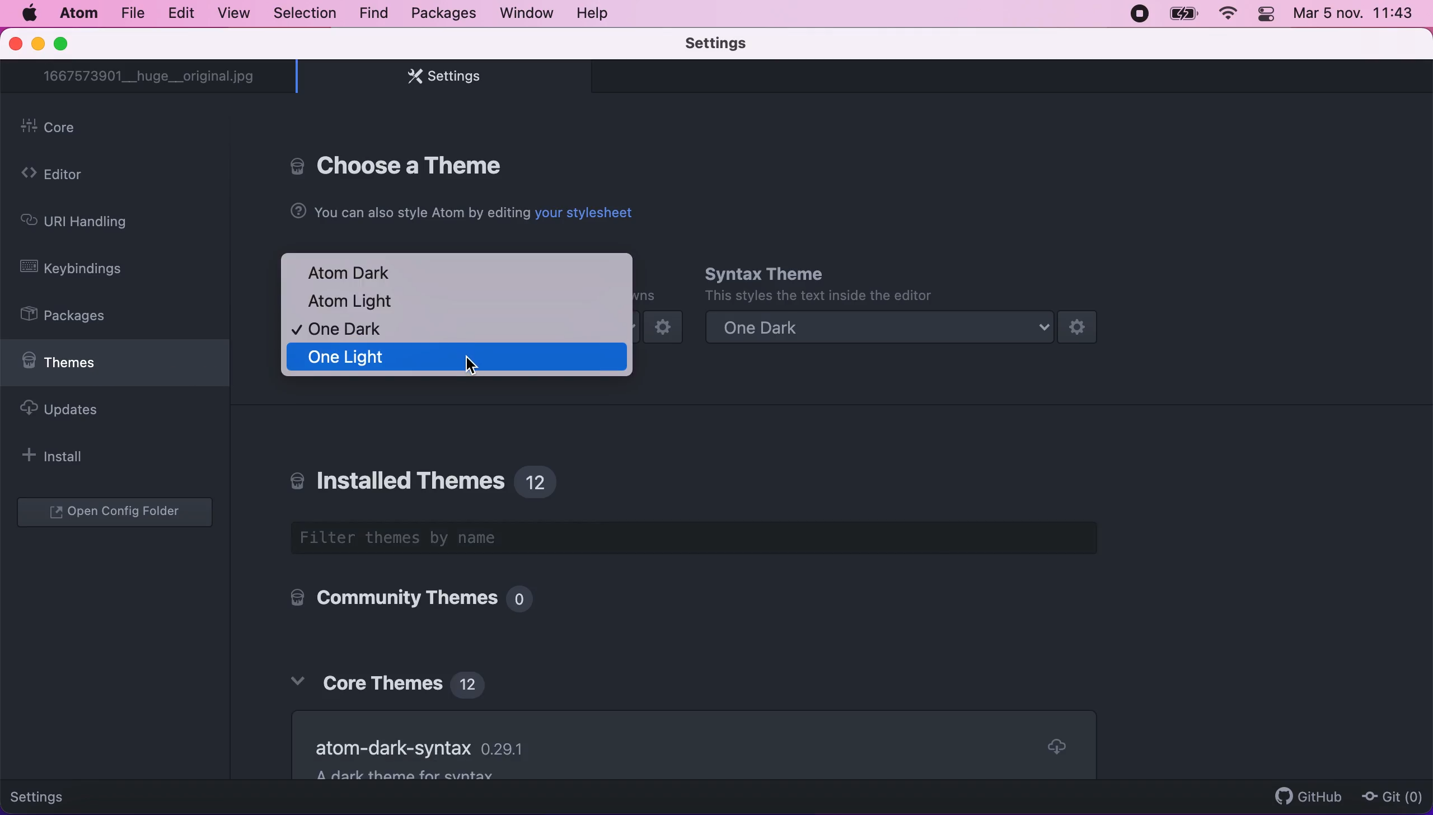 The width and height of the screenshot is (1433, 815). What do you see at coordinates (817, 284) in the screenshot?
I see `Syntax Theme | This styles the text inside the editor` at bounding box center [817, 284].